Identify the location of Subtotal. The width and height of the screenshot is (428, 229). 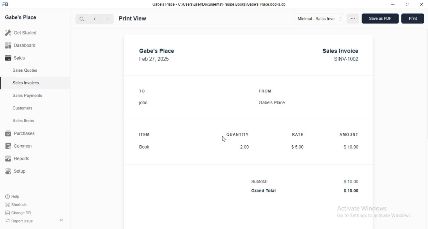
(259, 181).